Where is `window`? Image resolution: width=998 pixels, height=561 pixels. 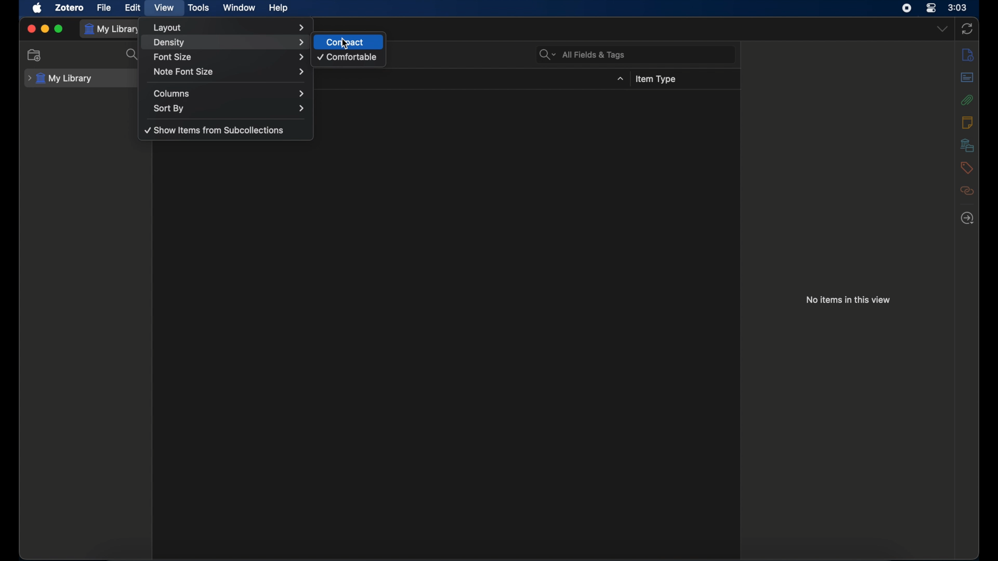
window is located at coordinates (240, 7).